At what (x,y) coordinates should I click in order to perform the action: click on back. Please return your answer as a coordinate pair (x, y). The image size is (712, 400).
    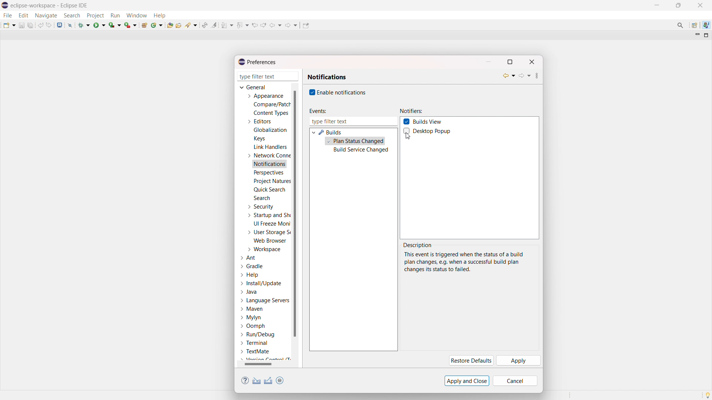
    Looking at the image, I should click on (276, 25).